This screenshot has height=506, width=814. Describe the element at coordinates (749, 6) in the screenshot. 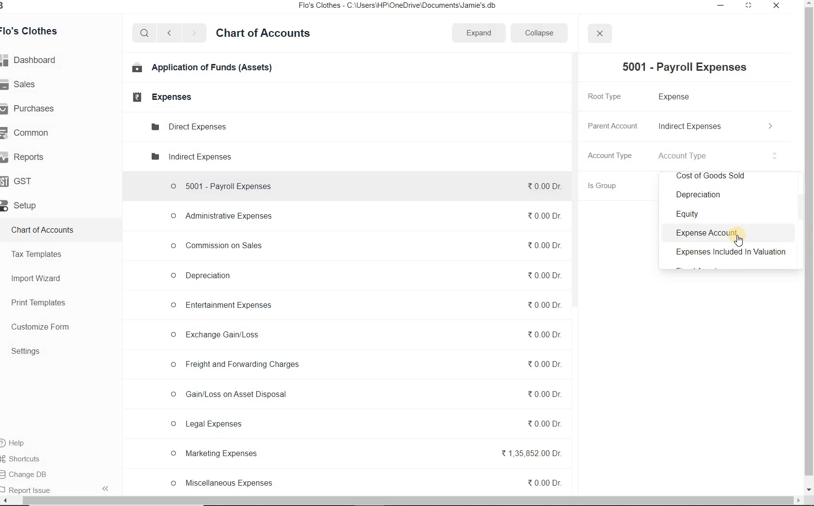

I see `restore down` at that location.